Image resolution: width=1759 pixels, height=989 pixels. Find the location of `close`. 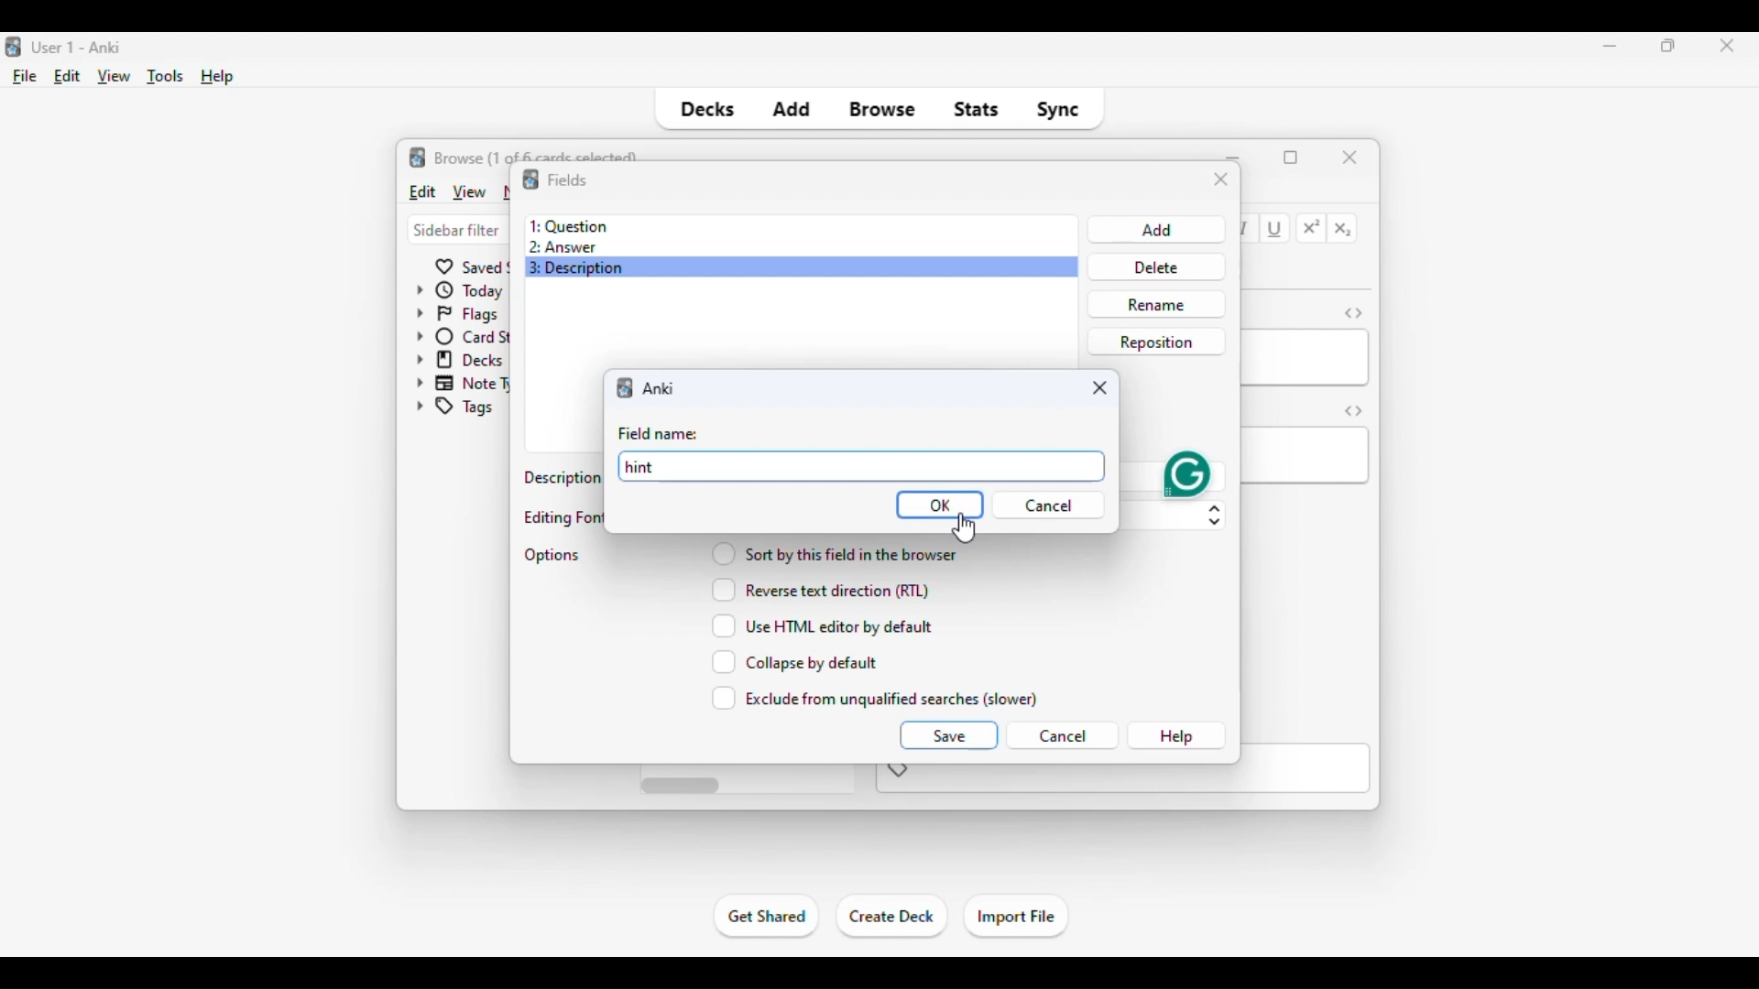

close is located at coordinates (1721, 47).